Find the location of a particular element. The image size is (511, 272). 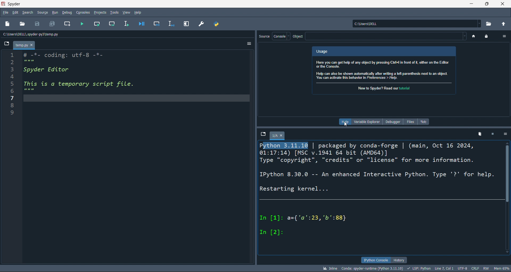

save is located at coordinates (37, 24).